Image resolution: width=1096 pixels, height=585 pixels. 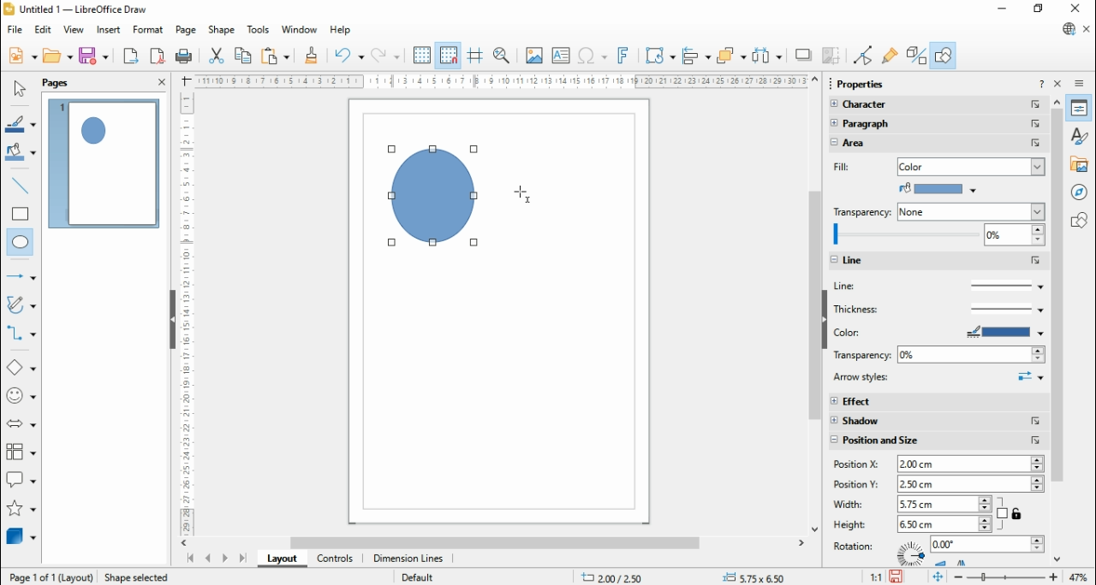 I want to click on open, so click(x=57, y=56).